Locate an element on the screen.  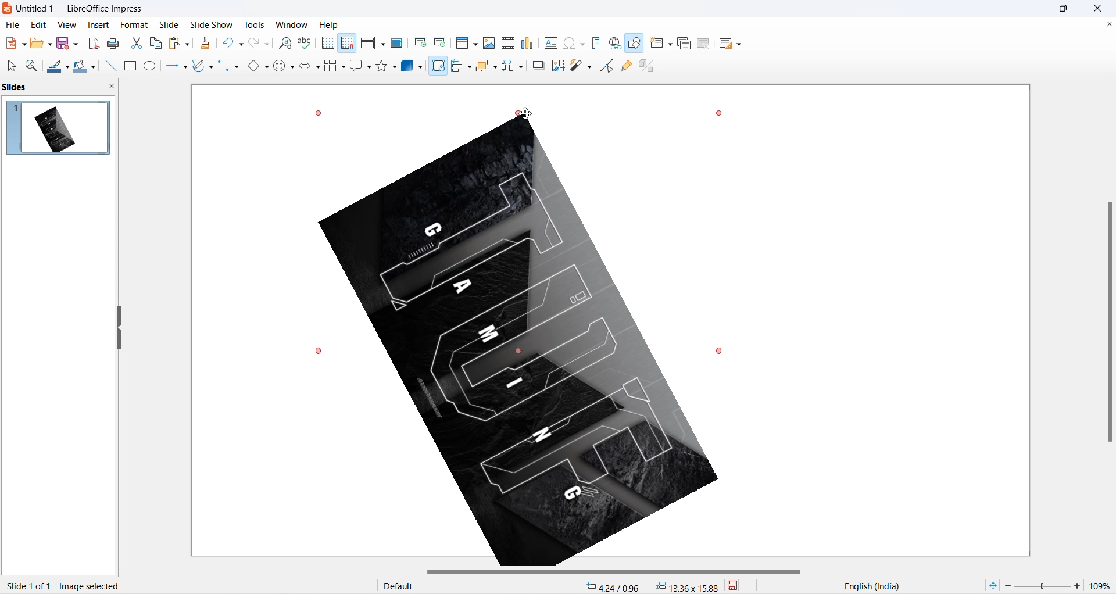
basic shapes is located at coordinates (251, 67).